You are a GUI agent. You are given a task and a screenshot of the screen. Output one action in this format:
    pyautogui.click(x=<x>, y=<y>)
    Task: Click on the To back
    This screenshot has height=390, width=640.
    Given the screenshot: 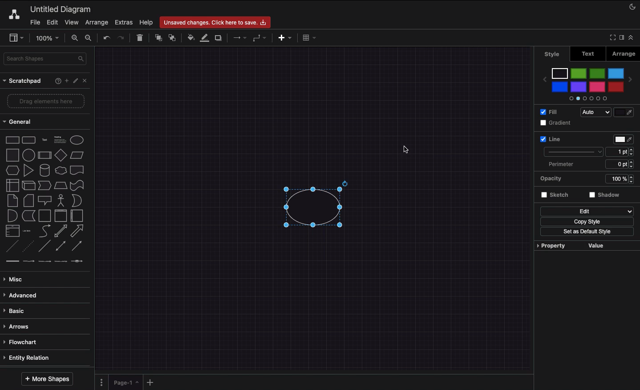 What is the action you would take?
    pyautogui.click(x=174, y=37)
    